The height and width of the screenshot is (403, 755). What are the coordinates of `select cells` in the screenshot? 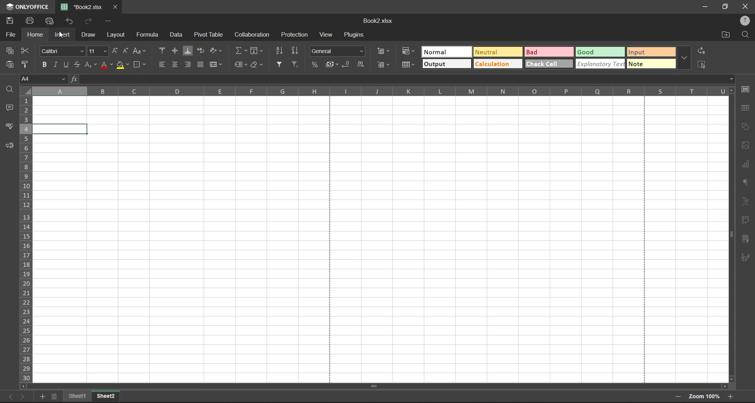 It's located at (702, 64).